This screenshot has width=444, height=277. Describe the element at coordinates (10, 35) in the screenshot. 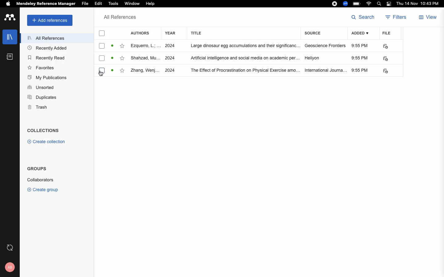

I see `Library` at that location.